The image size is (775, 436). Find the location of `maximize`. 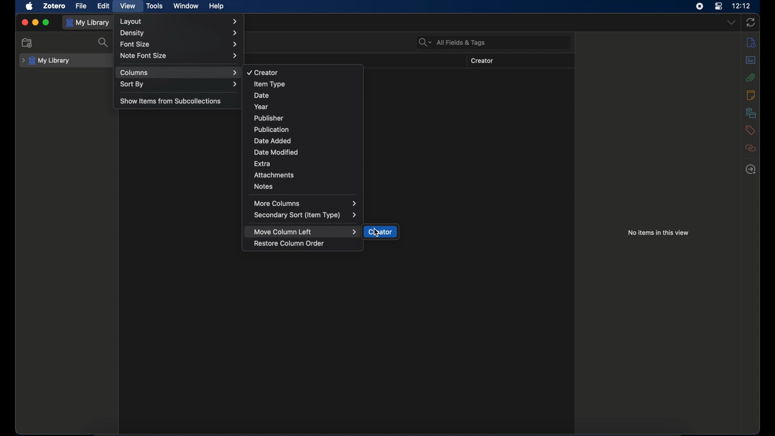

maximize is located at coordinates (46, 23).